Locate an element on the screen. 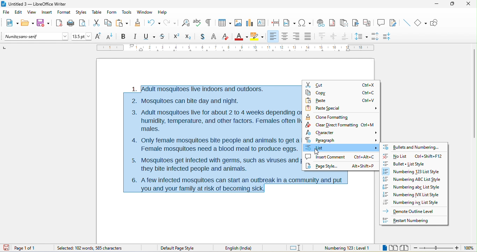 The width and height of the screenshot is (477, 252). chart is located at coordinates (250, 23).